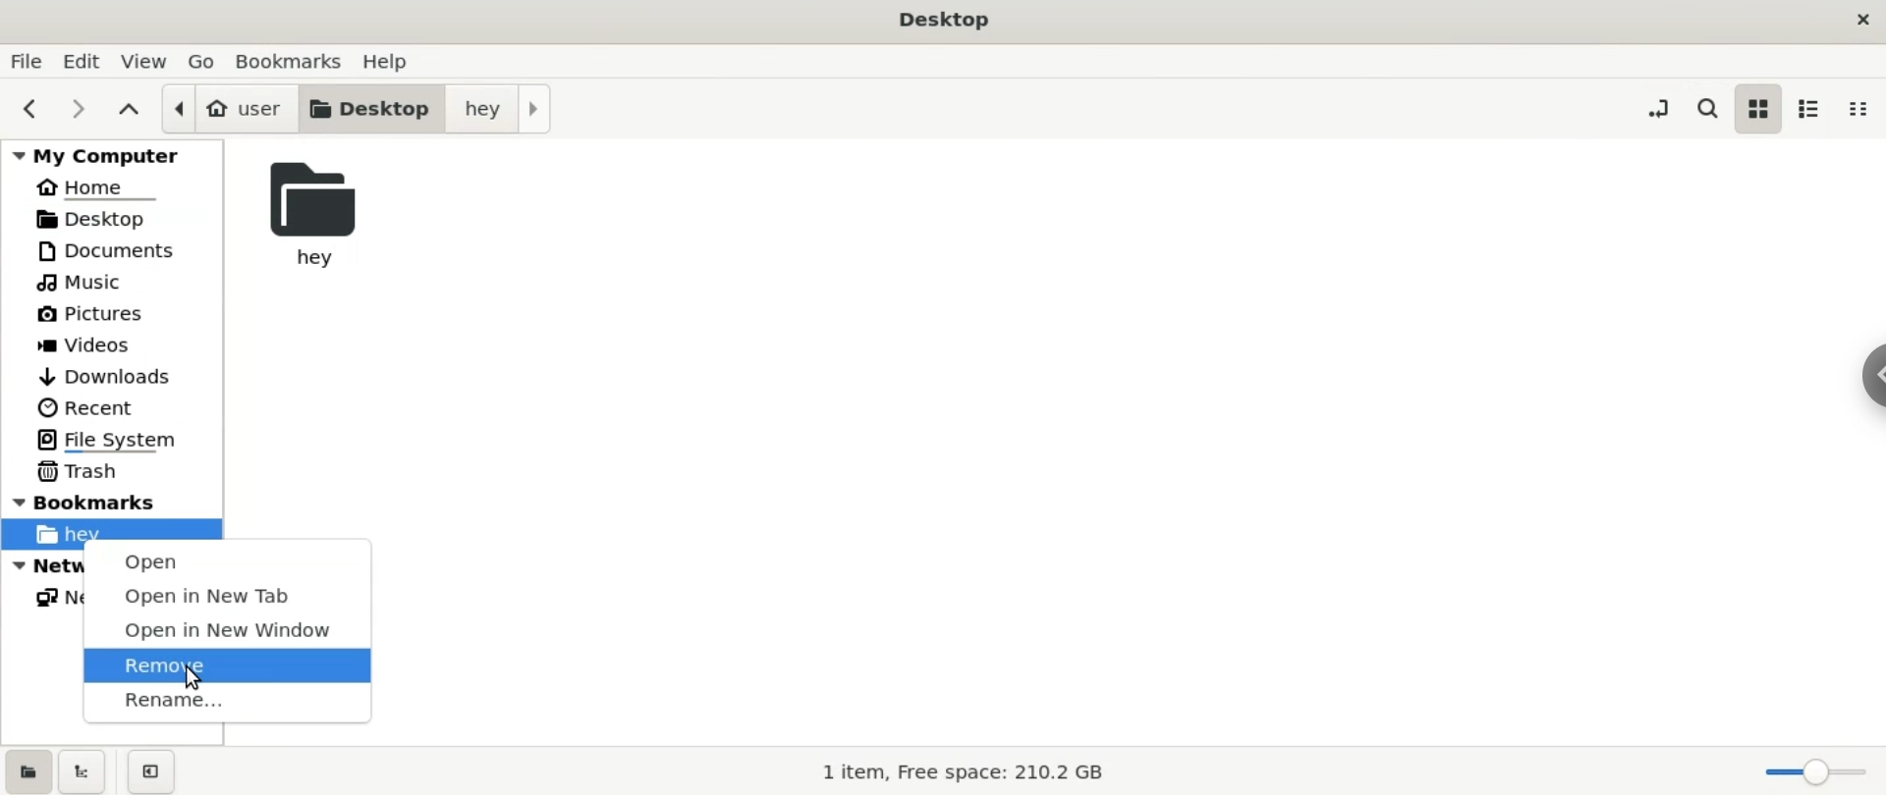 This screenshot has height=795, width=1886. What do you see at coordinates (195, 679) in the screenshot?
I see `cursor` at bounding box center [195, 679].